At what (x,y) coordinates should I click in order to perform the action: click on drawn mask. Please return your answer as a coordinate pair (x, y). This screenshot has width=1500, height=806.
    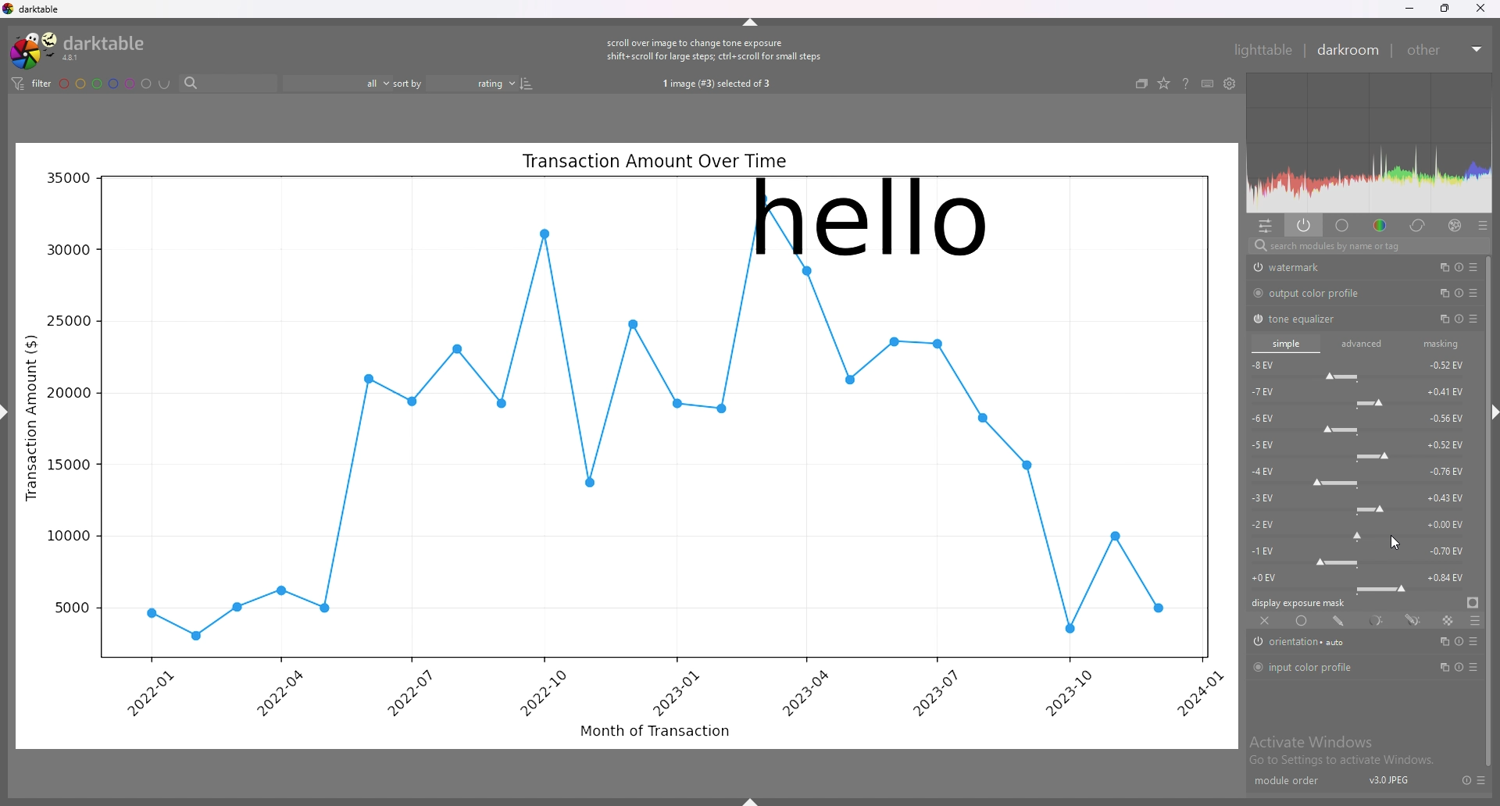
    Looking at the image, I should click on (1340, 621).